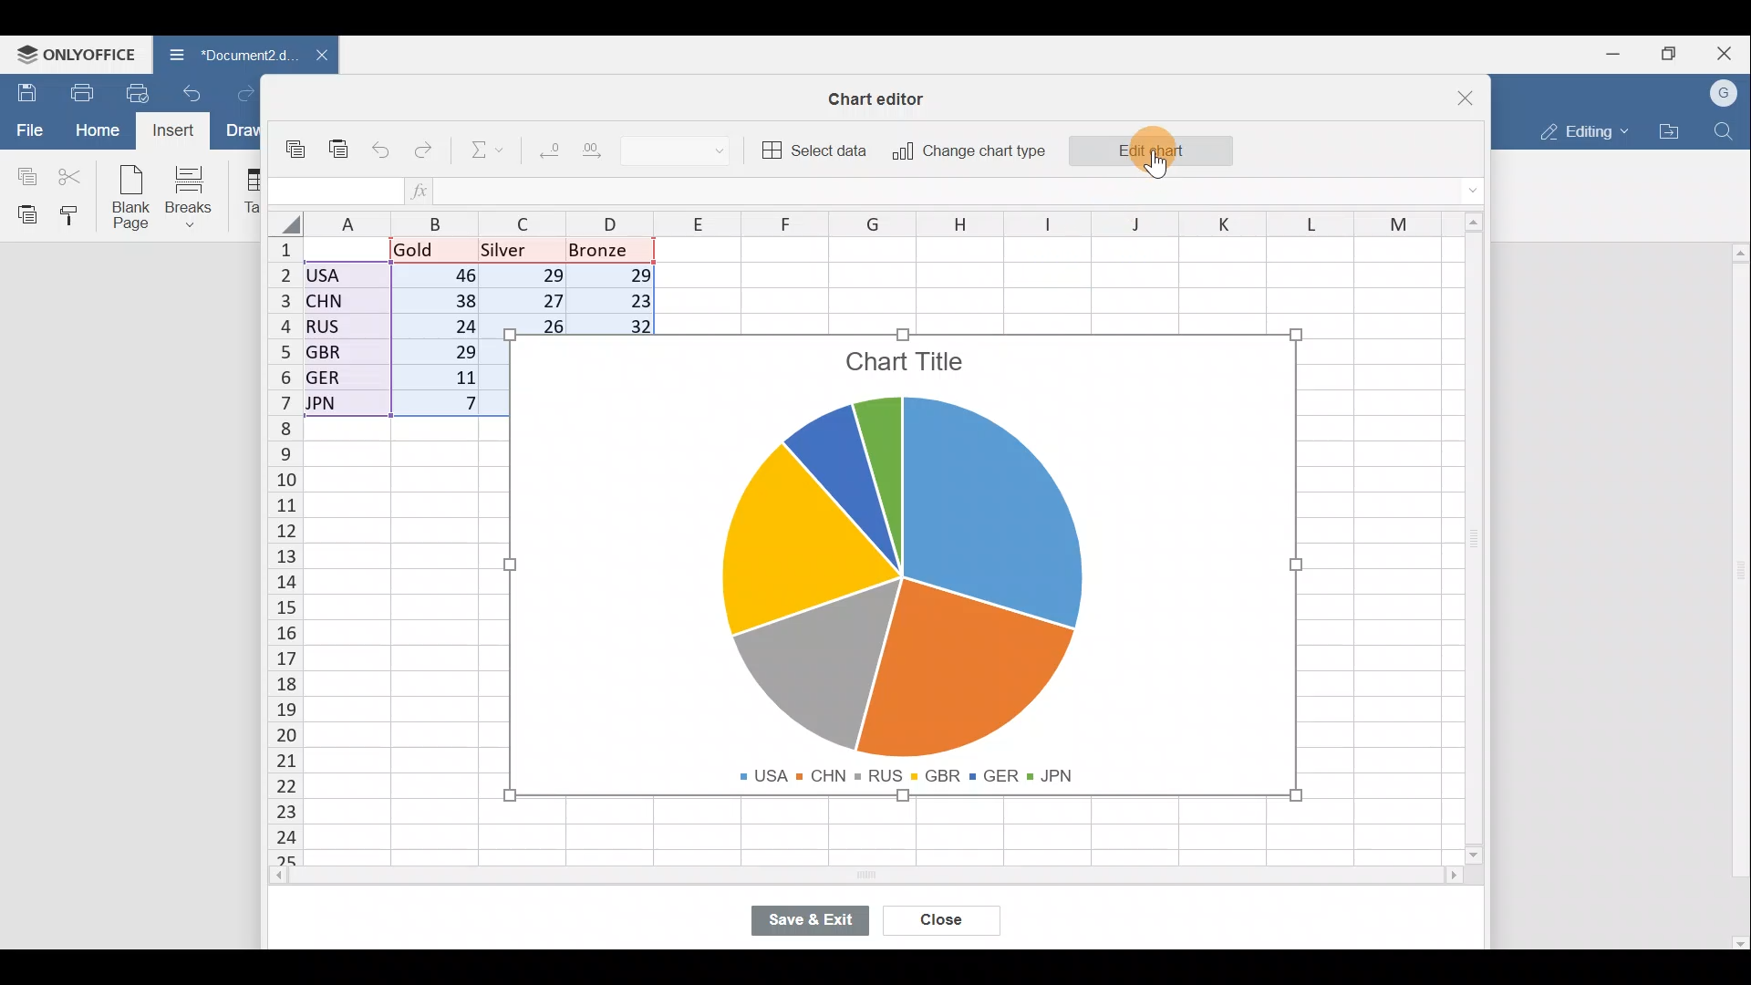 The image size is (1751, 985). Describe the element at coordinates (143, 89) in the screenshot. I see `Quick print` at that location.